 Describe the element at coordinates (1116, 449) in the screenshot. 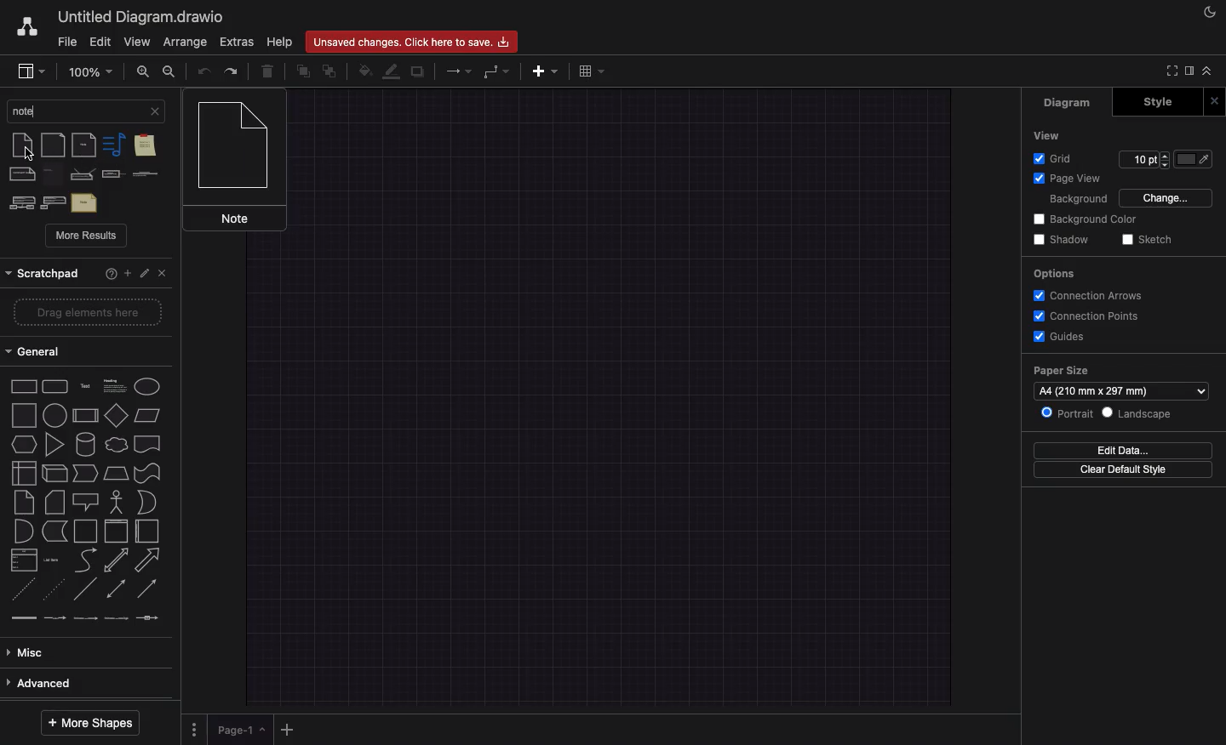

I see `Edit date` at that location.